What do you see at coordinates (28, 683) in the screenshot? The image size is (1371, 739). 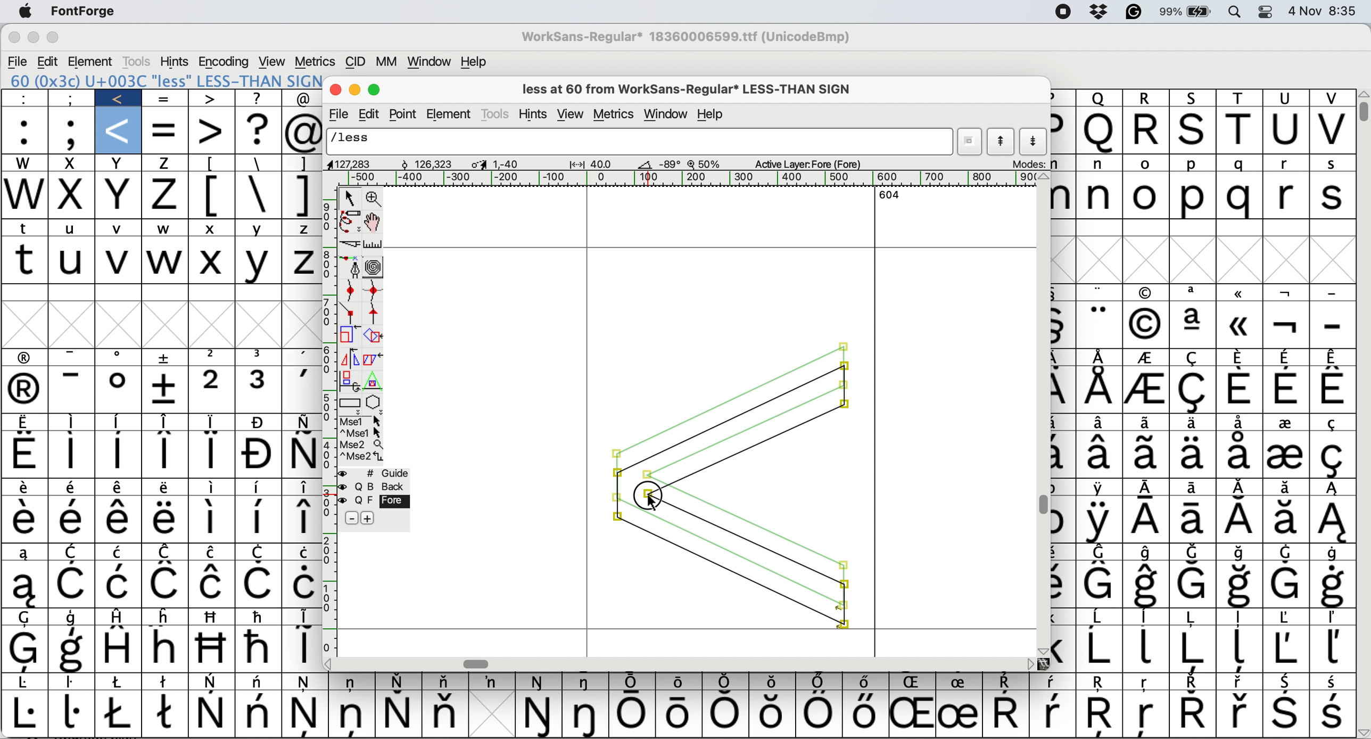 I see `Symbol` at bounding box center [28, 683].